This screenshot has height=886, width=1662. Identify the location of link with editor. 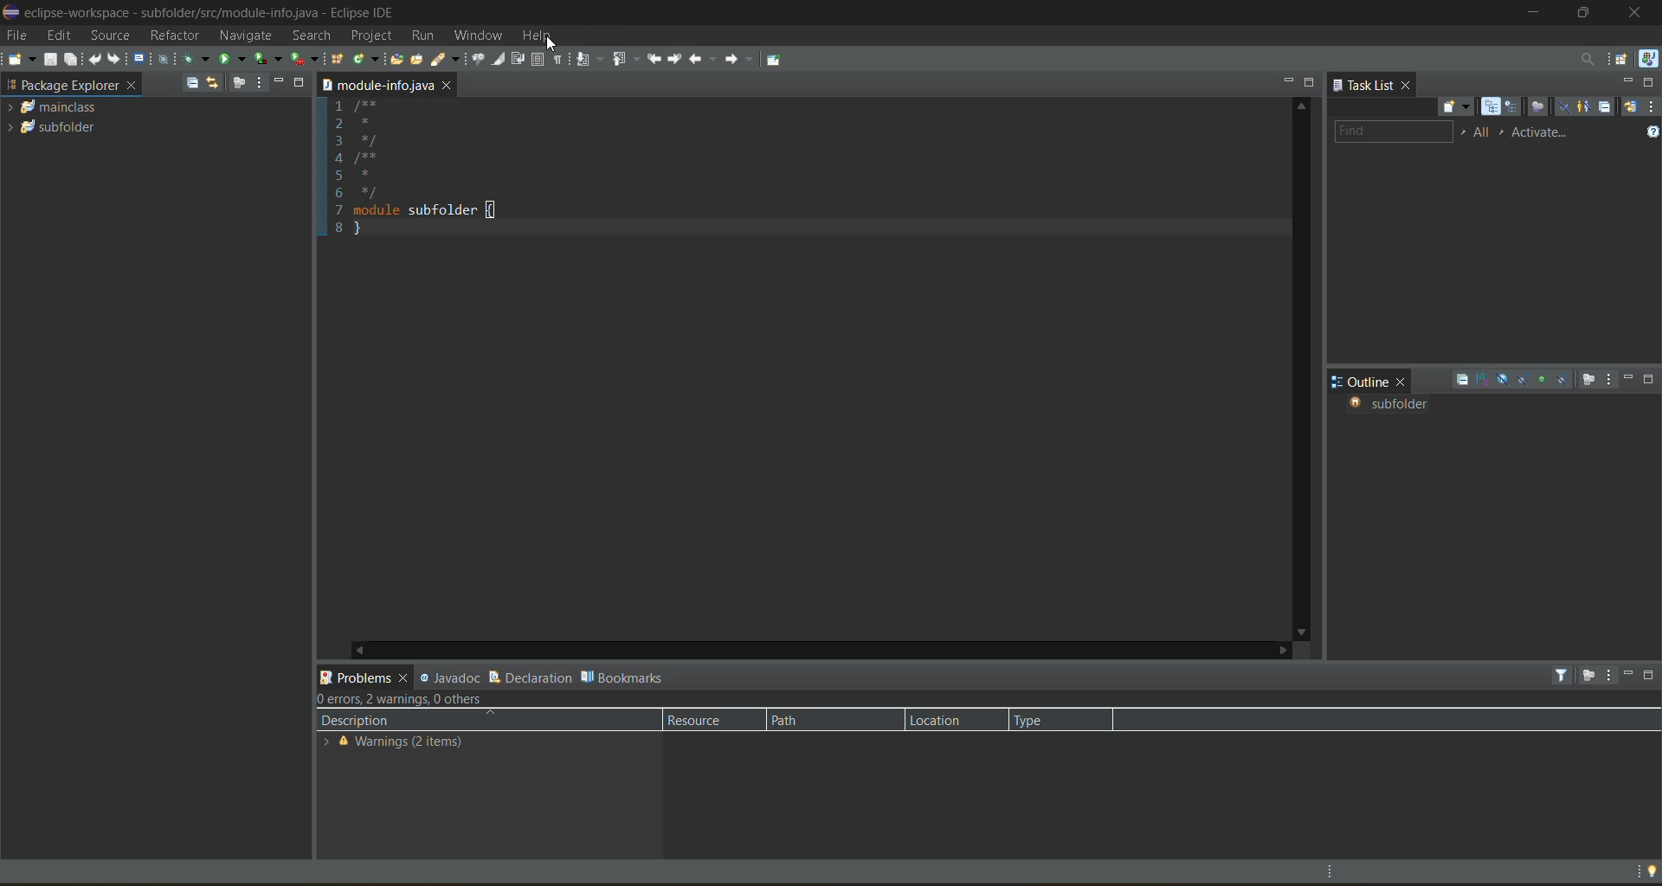
(213, 84).